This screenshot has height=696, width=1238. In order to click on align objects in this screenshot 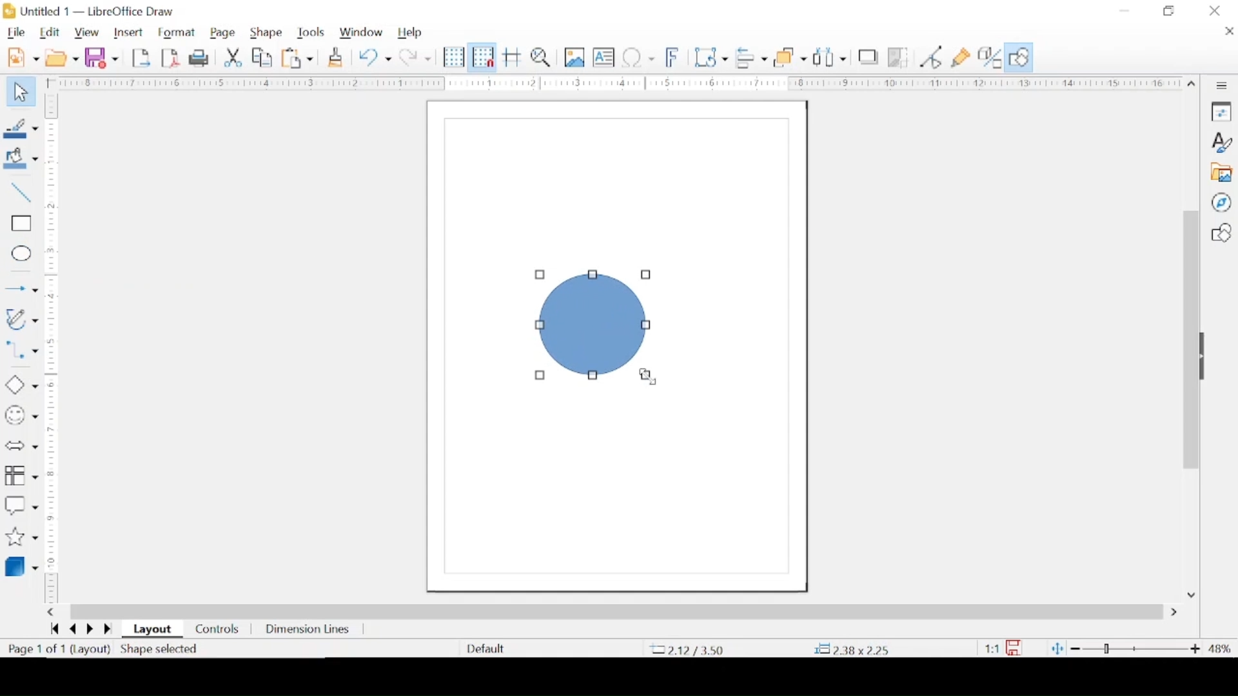, I will do `click(752, 59)`.